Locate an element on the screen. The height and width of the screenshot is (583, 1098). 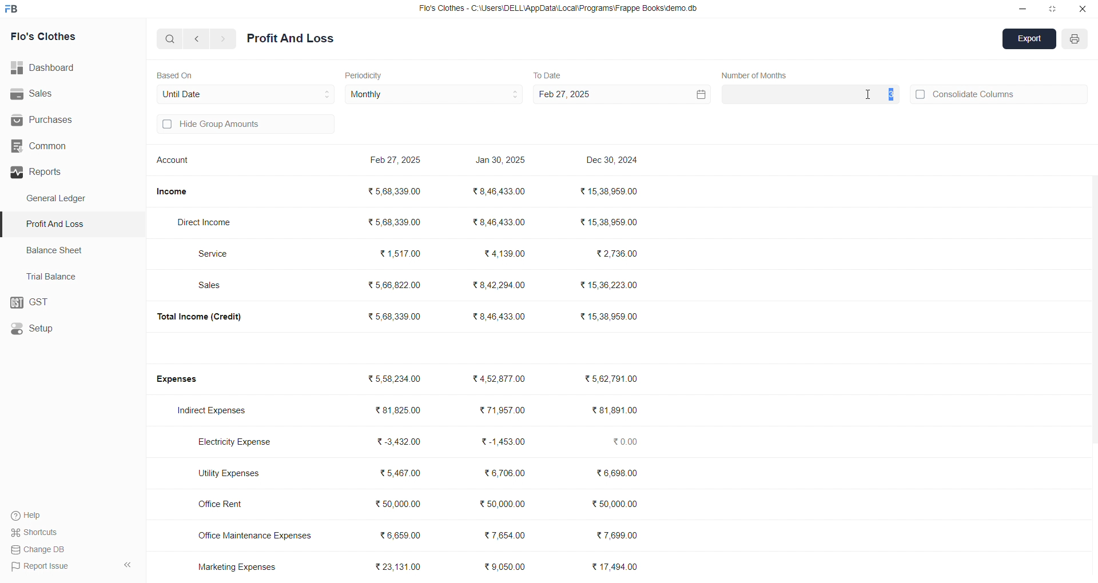
Periodicity is located at coordinates (366, 74).